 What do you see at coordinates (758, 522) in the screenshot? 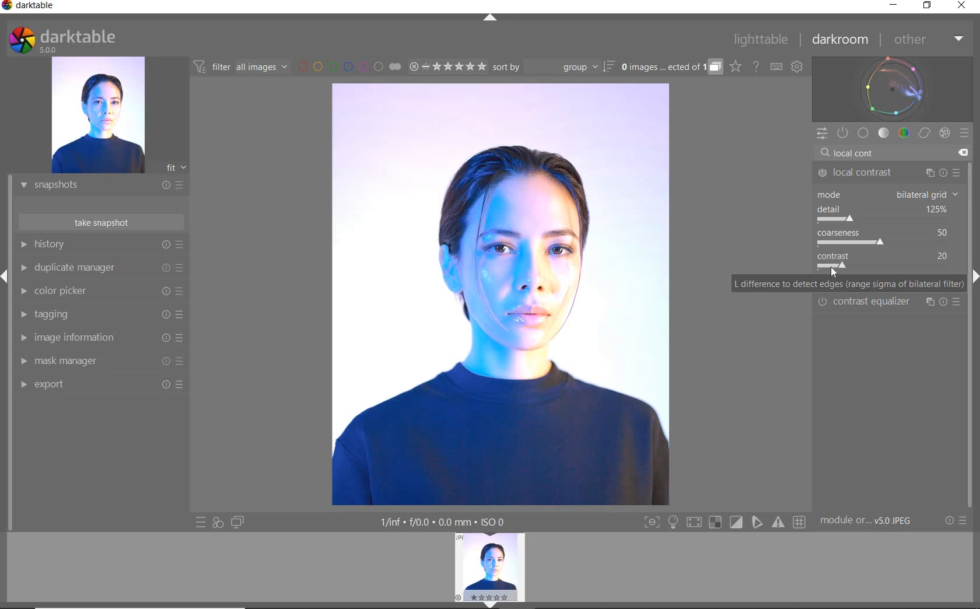
I see `Button` at bounding box center [758, 522].